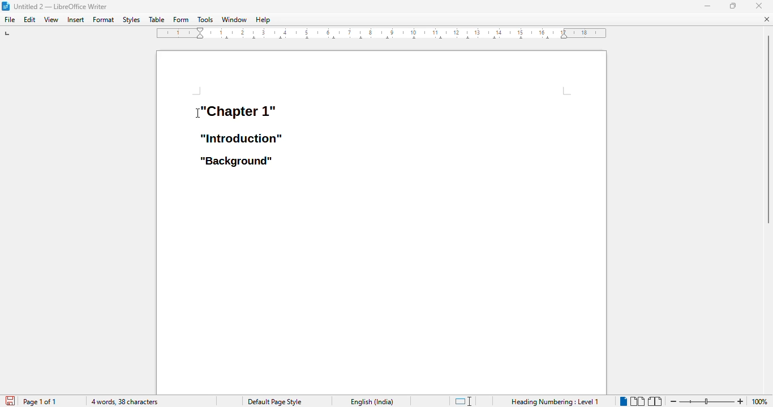 This screenshot has height=407, width=773. What do you see at coordinates (623, 401) in the screenshot?
I see `single-page view` at bounding box center [623, 401].